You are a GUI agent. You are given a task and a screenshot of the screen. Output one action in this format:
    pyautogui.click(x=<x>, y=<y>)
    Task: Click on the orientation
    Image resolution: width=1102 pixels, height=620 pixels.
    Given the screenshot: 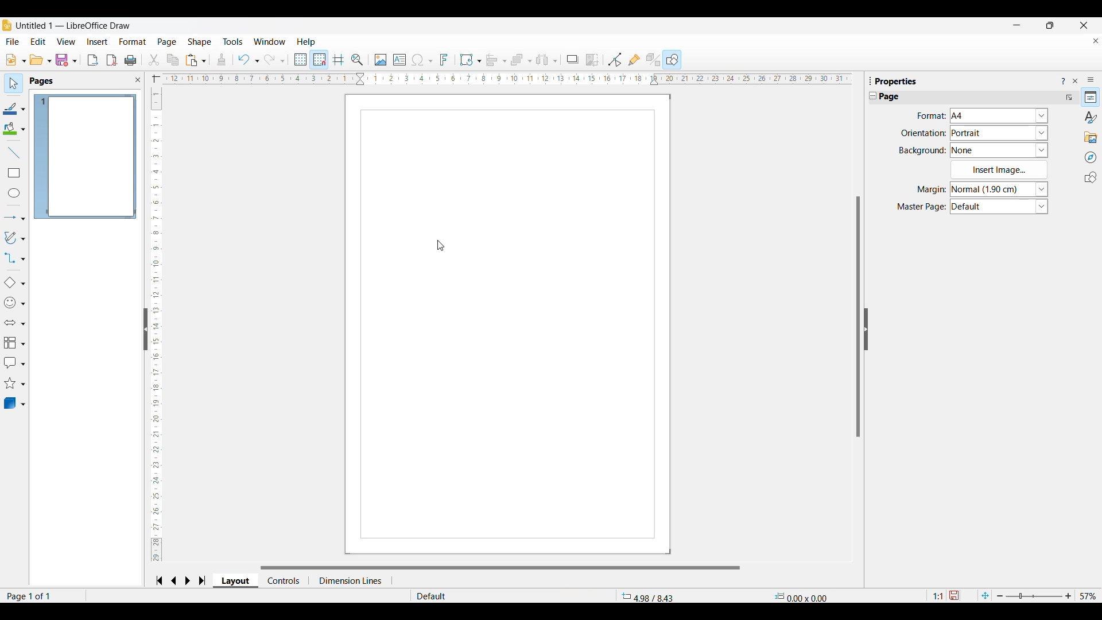 What is the action you would take?
    pyautogui.click(x=923, y=133)
    